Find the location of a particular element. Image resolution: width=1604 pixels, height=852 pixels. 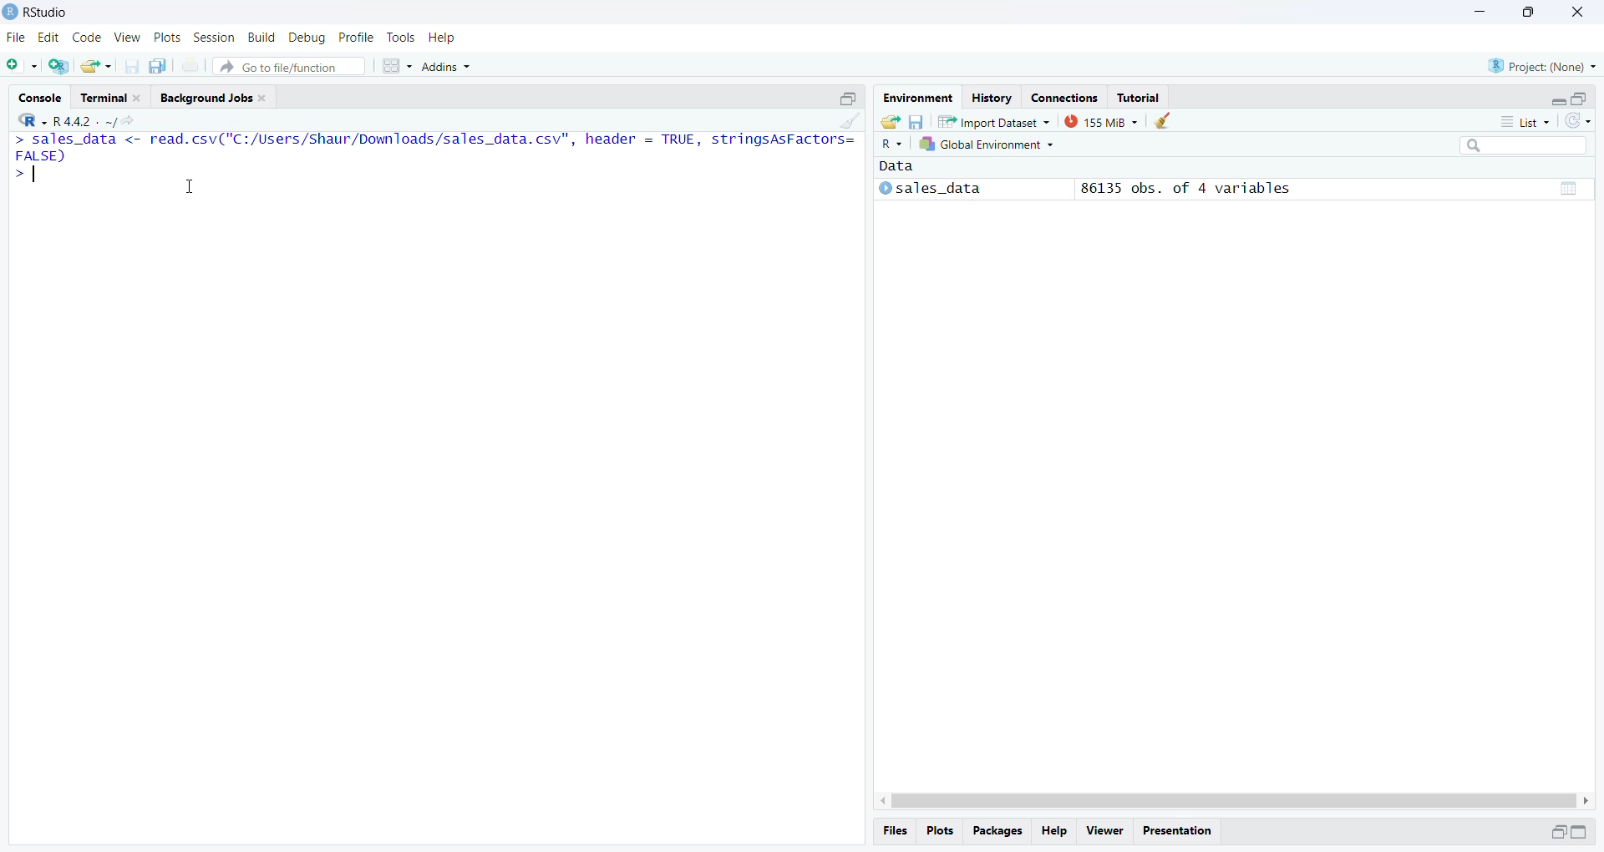

Addins is located at coordinates (446, 66).